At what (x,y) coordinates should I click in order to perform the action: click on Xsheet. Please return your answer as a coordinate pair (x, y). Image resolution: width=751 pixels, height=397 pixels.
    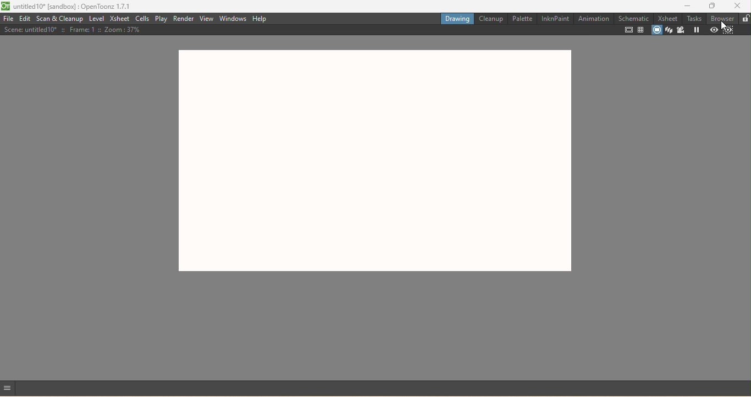
    Looking at the image, I should click on (120, 20).